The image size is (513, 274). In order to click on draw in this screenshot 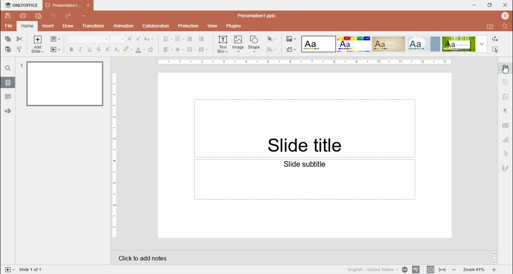, I will do `click(68, 26)`.